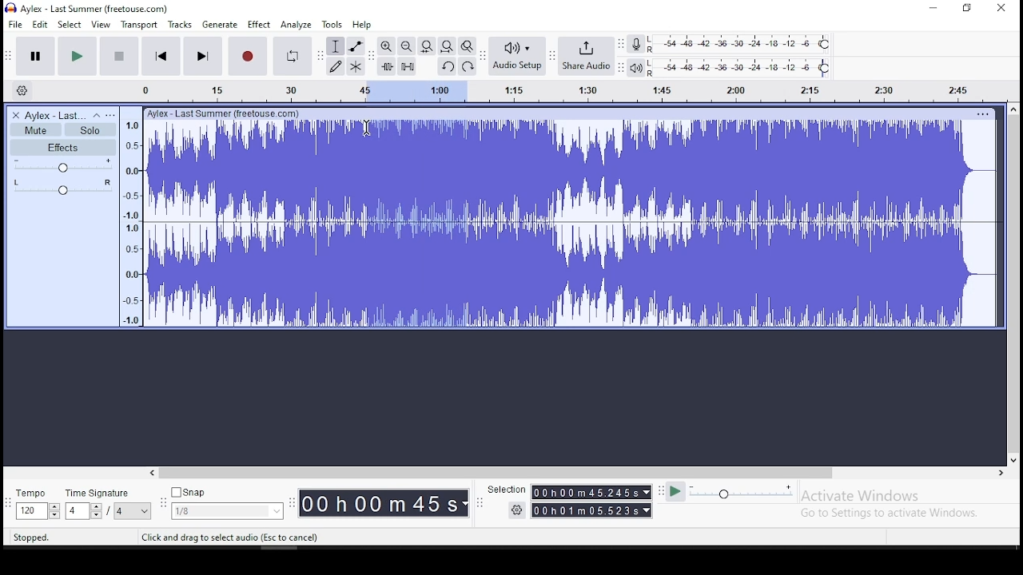  Describe the element at coordinates (78, 55) in the screenshot. I see `play` at that location.